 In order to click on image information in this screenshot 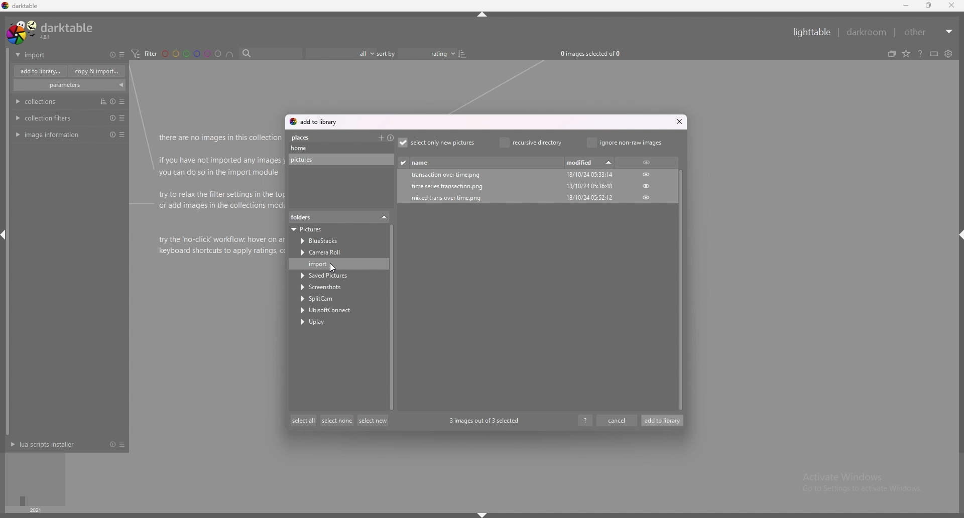, I will do `click(50, 136)`.